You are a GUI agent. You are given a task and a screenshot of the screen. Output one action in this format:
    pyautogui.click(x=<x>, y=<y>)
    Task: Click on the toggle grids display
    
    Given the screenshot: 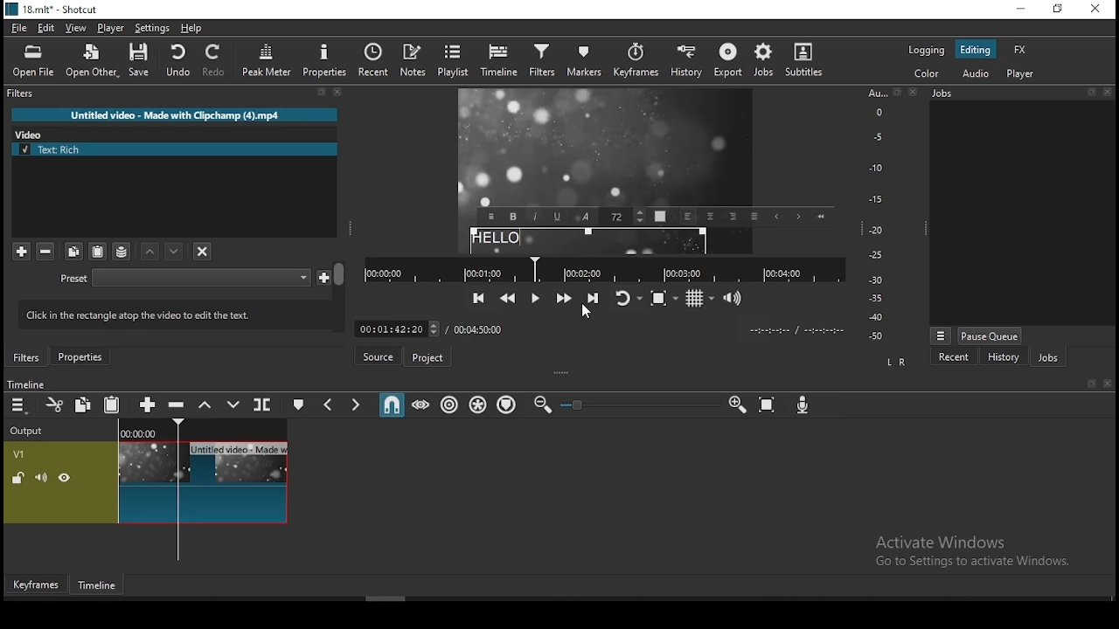 What is the action you would take?
    pyautogui.click(x=699, y=299)
    